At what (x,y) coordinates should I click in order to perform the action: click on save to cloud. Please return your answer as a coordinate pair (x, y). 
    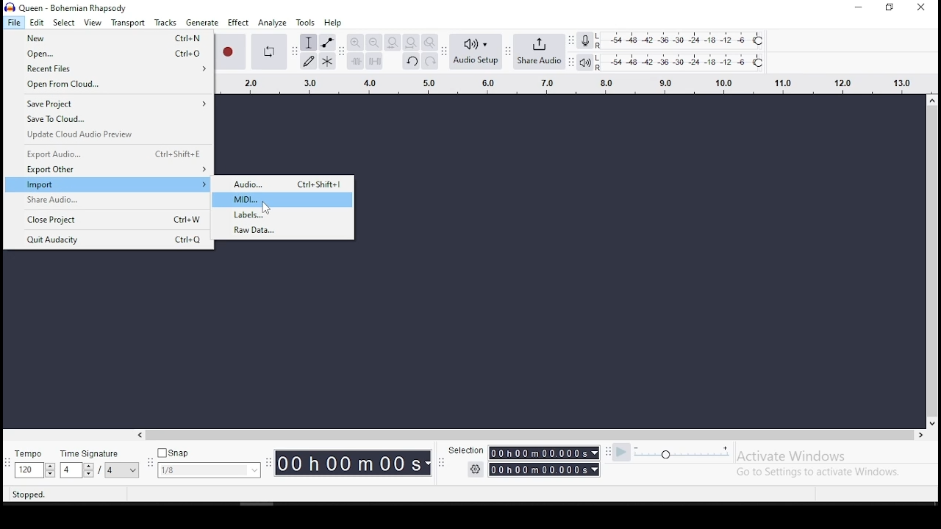
    Looking at the image, I should click on (108, 120).